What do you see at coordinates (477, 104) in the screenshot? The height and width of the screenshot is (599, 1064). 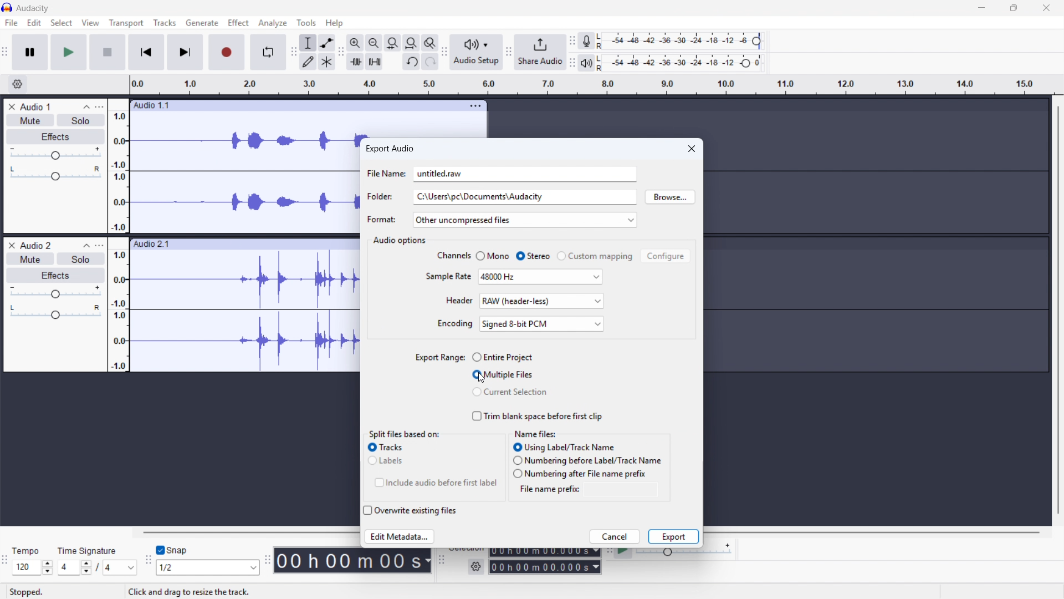 I see `Open track options` at bounding box center [477, 104].